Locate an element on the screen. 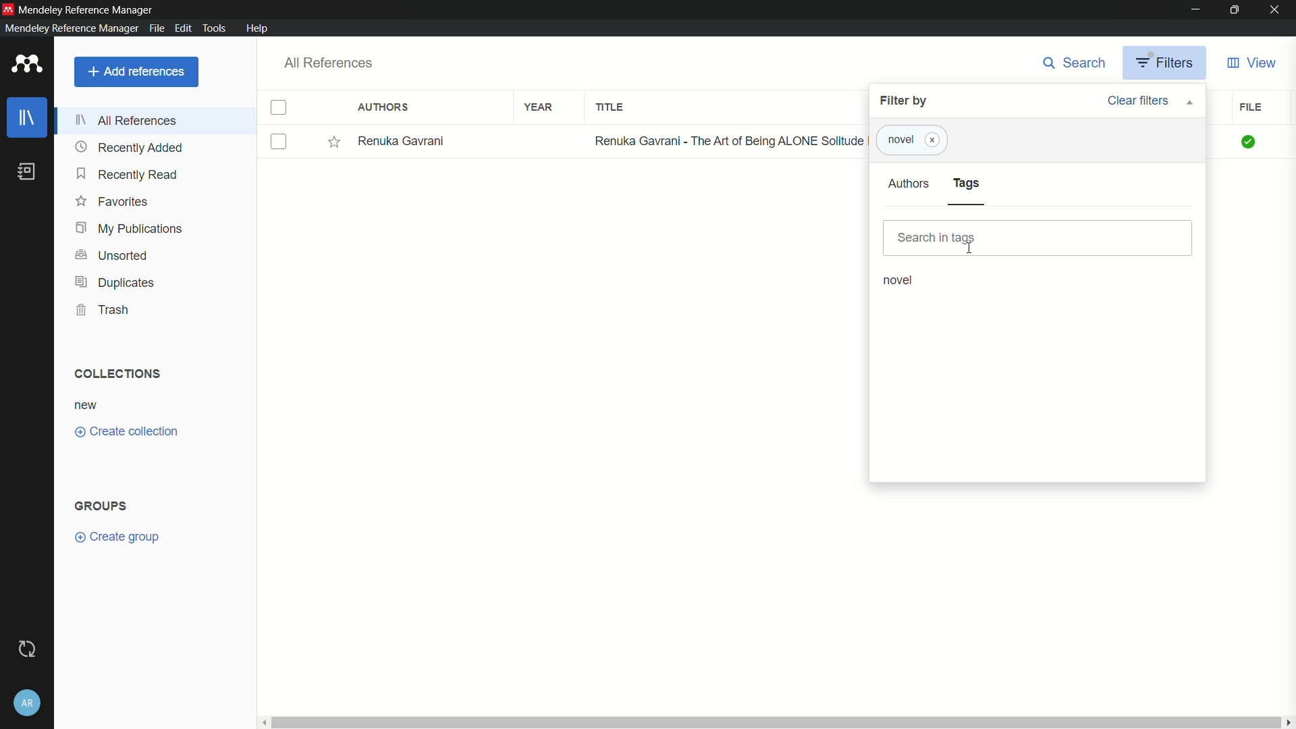 This screenshot has height=729, width=1296. authors is located at coordinates (909, 184).